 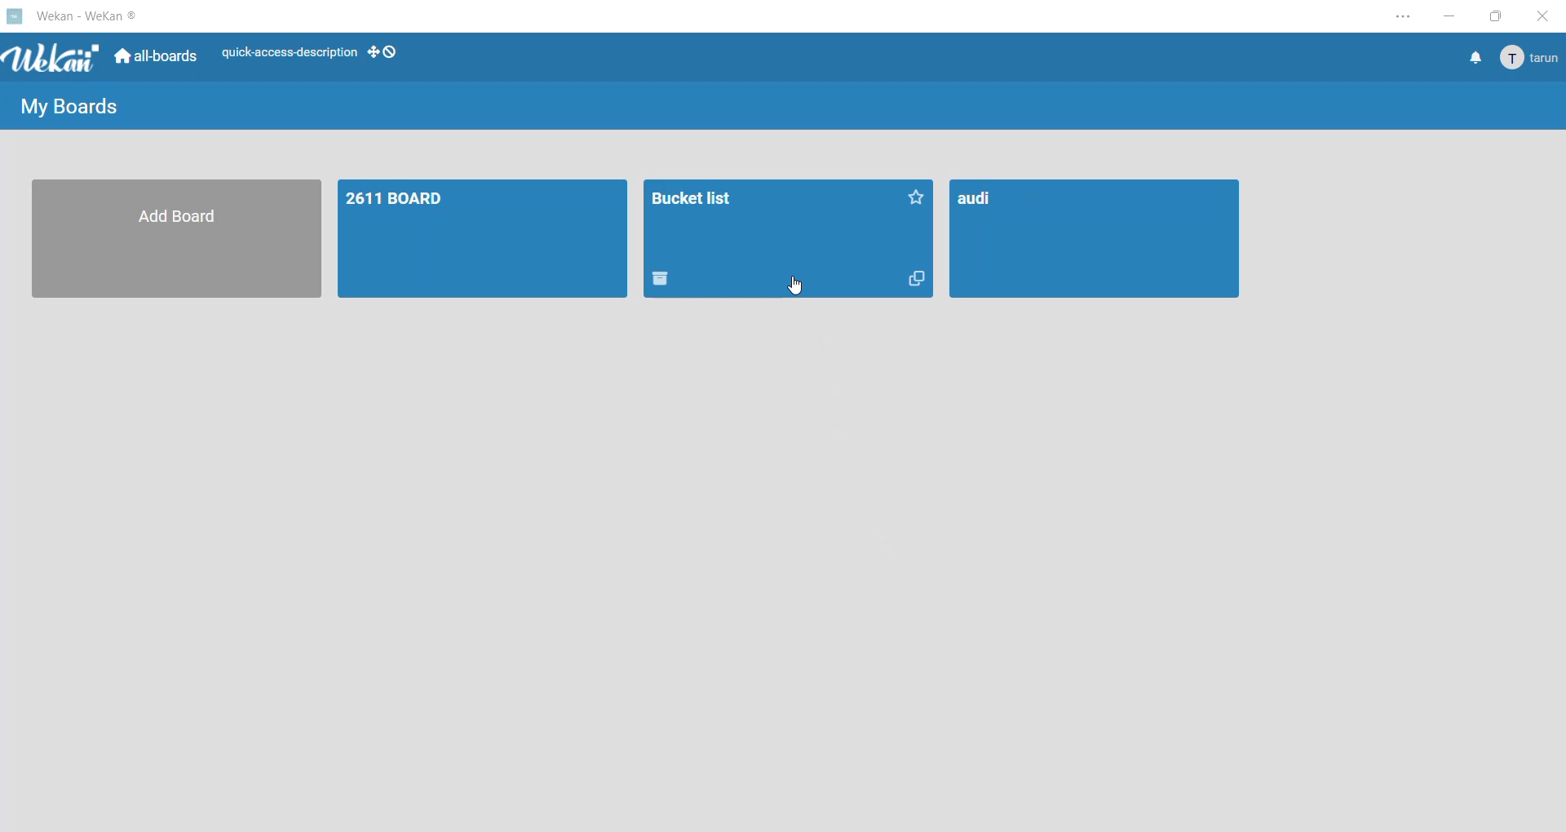 I want to click on Copy, so click(x=915, y=285).